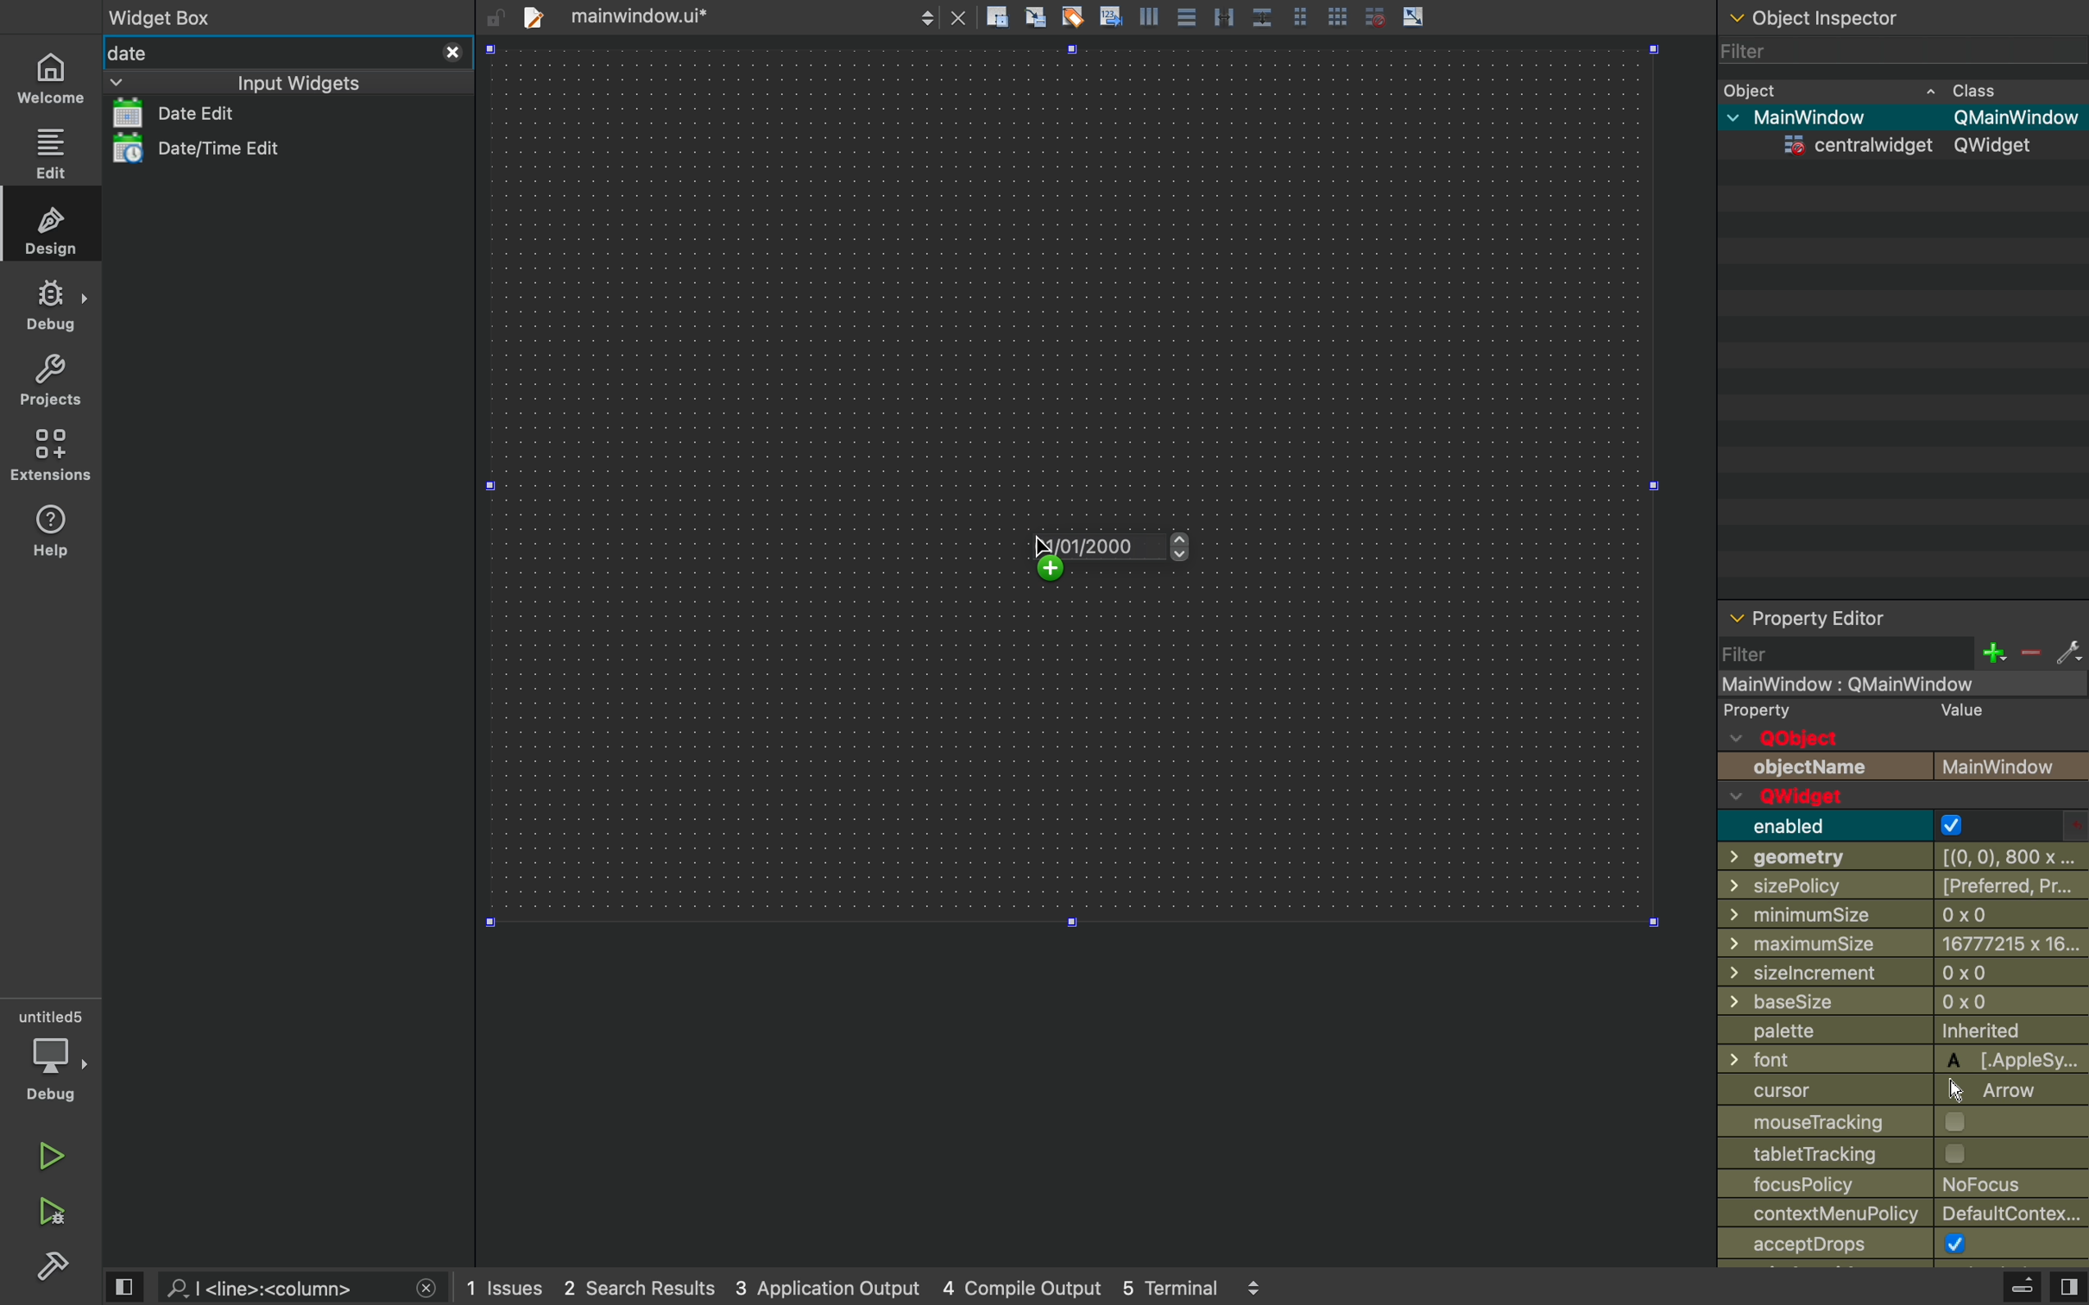 The image size is (2089, 1305). What do you see at coordinates (282, 1286) in the screenshot?
I see `search` at bounding box center [282, 1286].